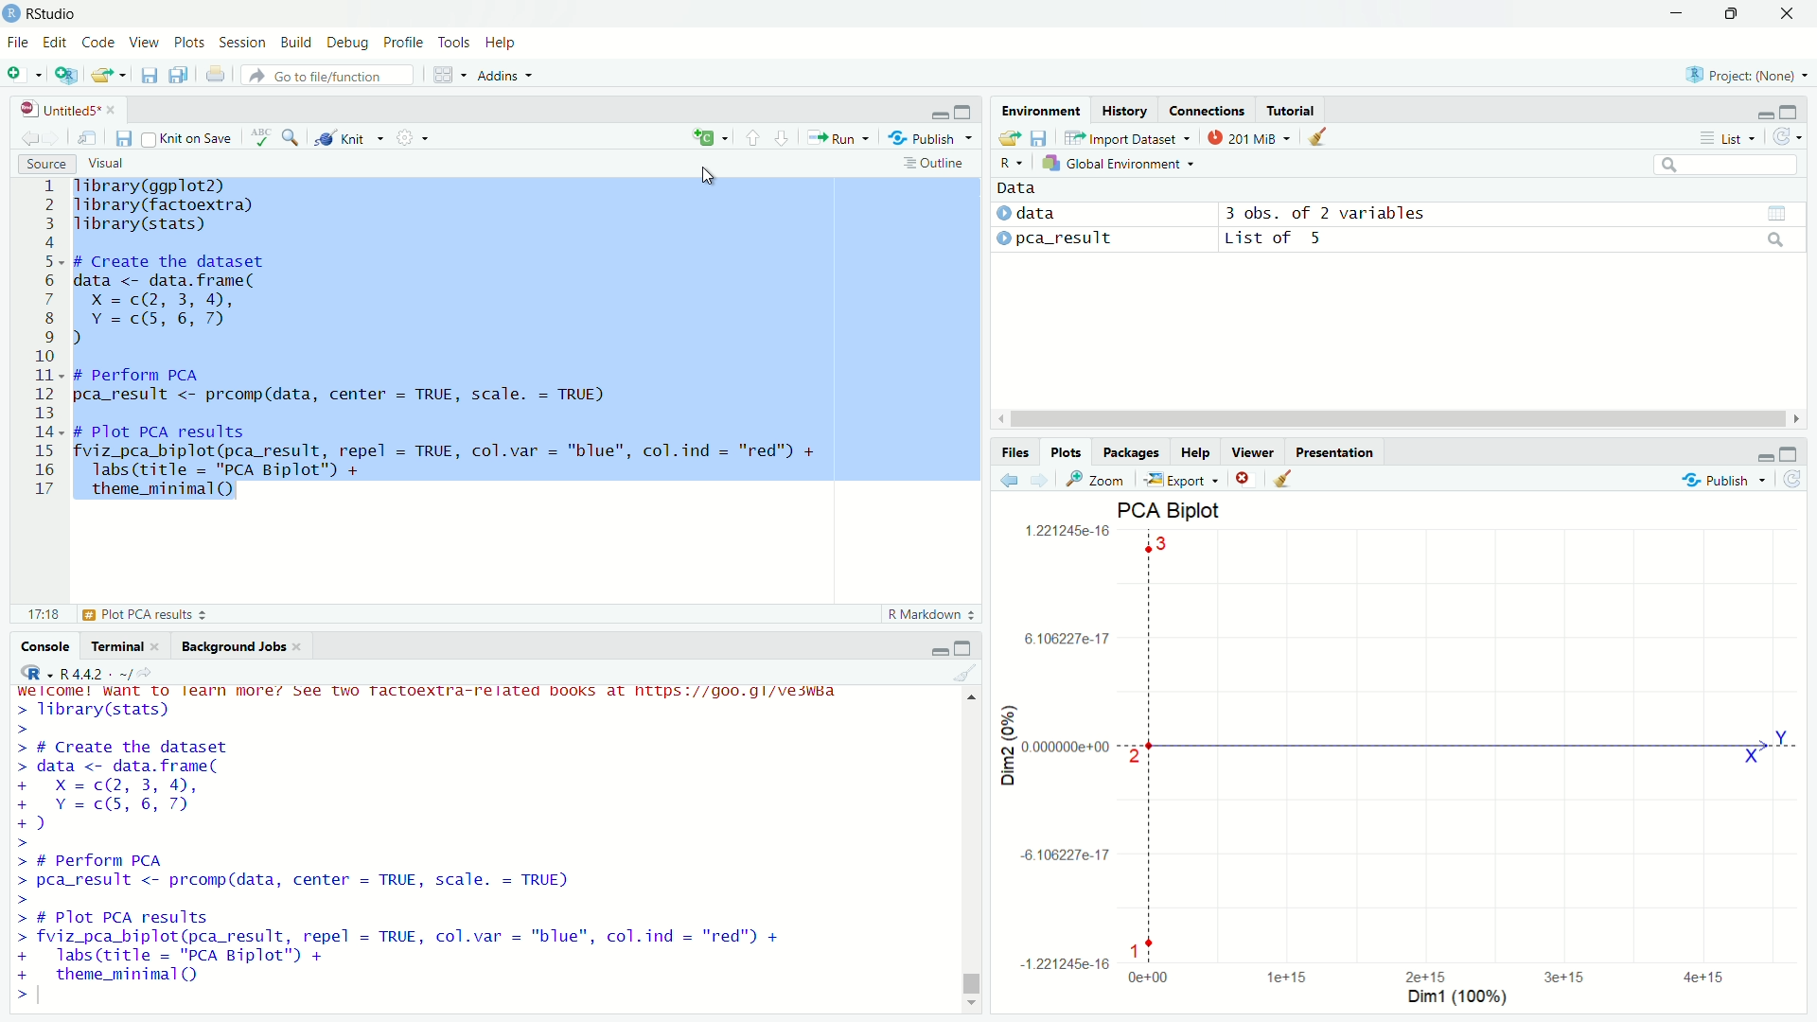 This screenshot has width=1817, height=1022. What do you see at coordinates (1785, 137) in the screenshot?
I see `refresh` at bounding box center [1785, 137].